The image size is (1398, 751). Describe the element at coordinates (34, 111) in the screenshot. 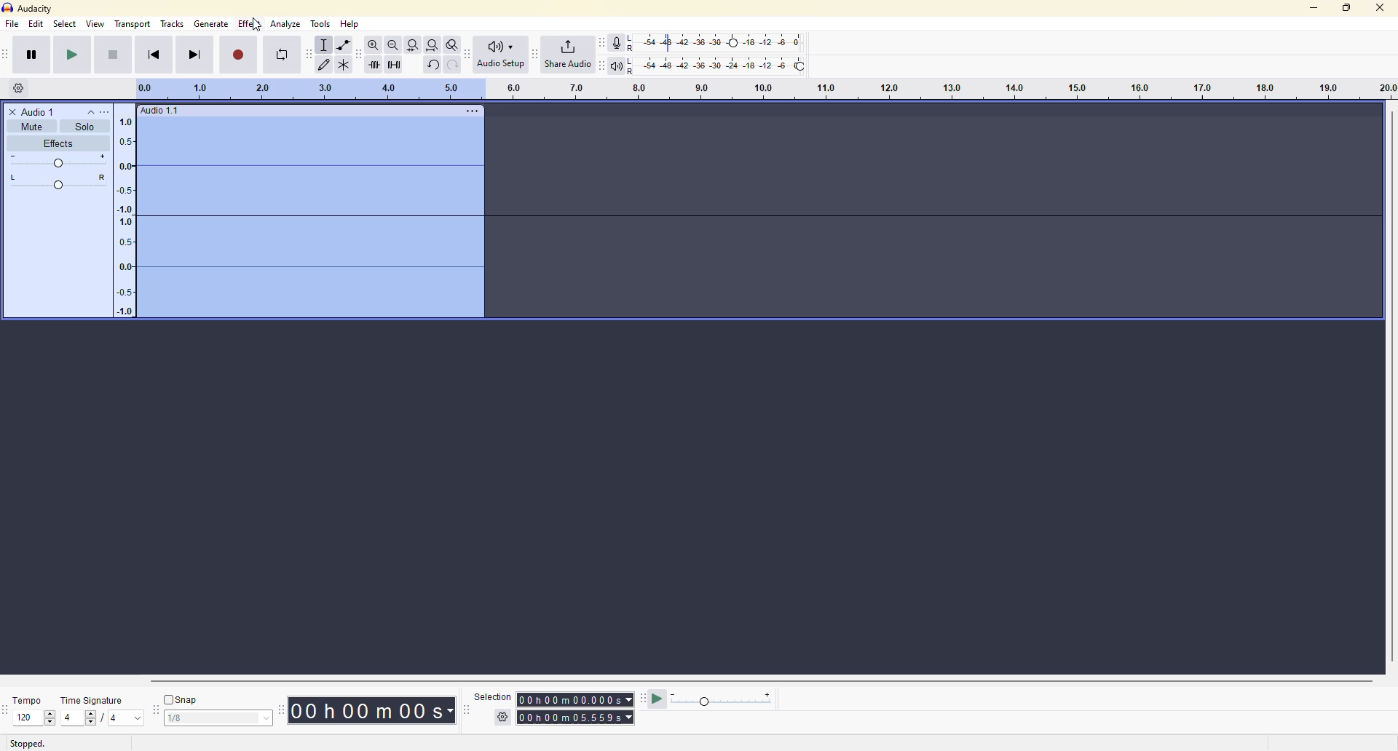

I see `audio 1` at that location.